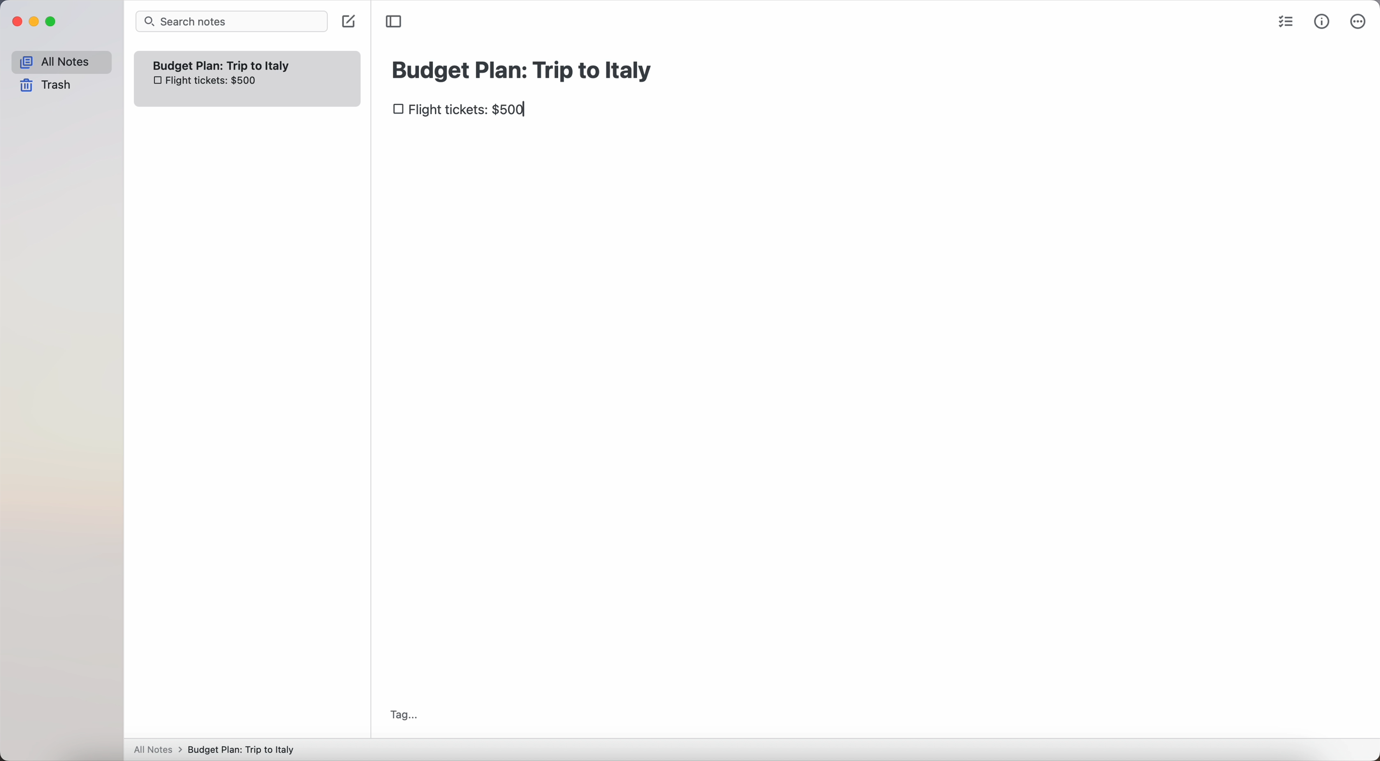 The image size is (1380, 761). I want to click on trash, so click(46, 85).